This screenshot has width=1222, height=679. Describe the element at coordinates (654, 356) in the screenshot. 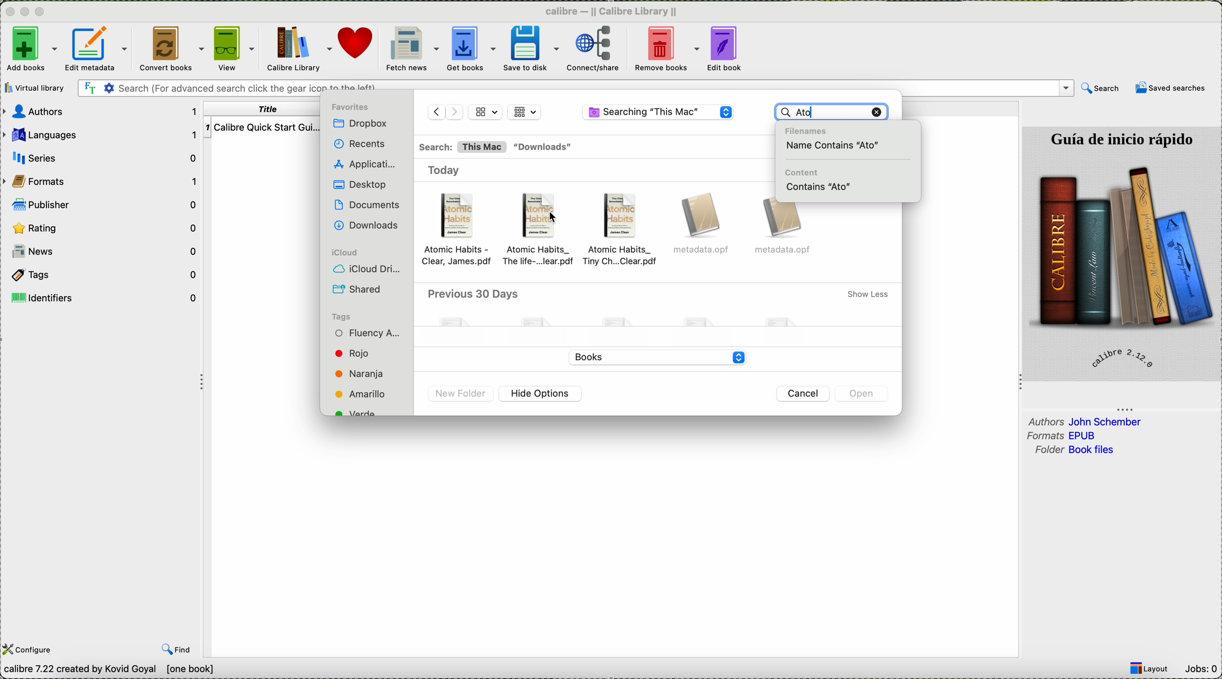

I see `books` at that location.